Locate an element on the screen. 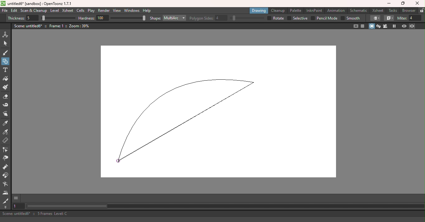 This screenshot has height=222, width=425. Style picker tool is located at coordinates (7, 123).